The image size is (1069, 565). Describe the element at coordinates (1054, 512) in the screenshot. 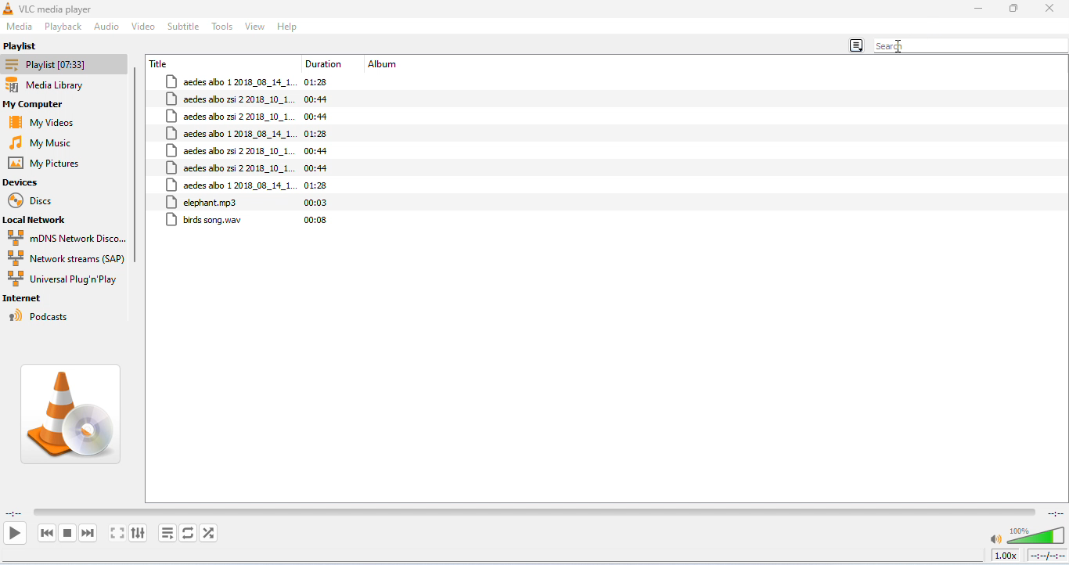

I see `remaining time` at that location.